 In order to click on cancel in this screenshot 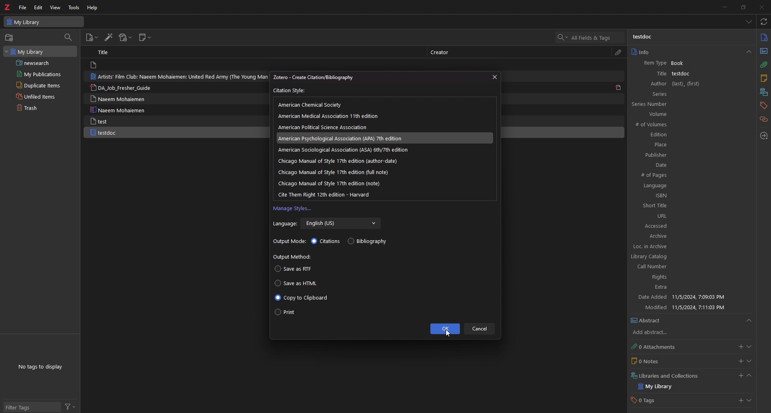, I will do `click(480, 329)`.